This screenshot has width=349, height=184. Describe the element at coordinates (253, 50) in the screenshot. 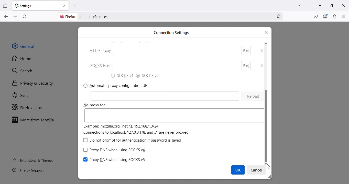

I see `` at that location.